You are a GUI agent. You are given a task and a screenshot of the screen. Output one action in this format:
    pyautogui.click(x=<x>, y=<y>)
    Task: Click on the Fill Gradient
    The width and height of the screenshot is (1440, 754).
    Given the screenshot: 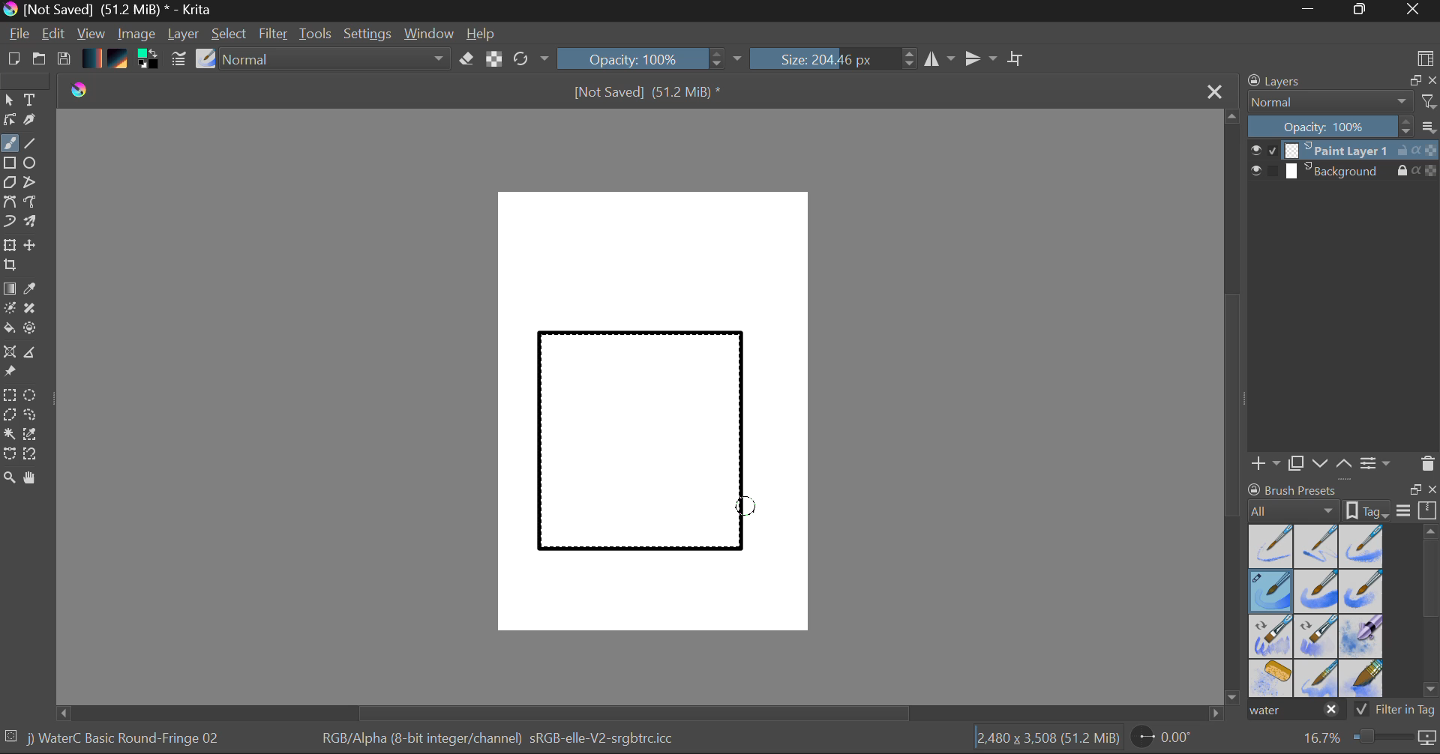 What is the action you would take?
    pyautogui.click(x=10, y=288)
    